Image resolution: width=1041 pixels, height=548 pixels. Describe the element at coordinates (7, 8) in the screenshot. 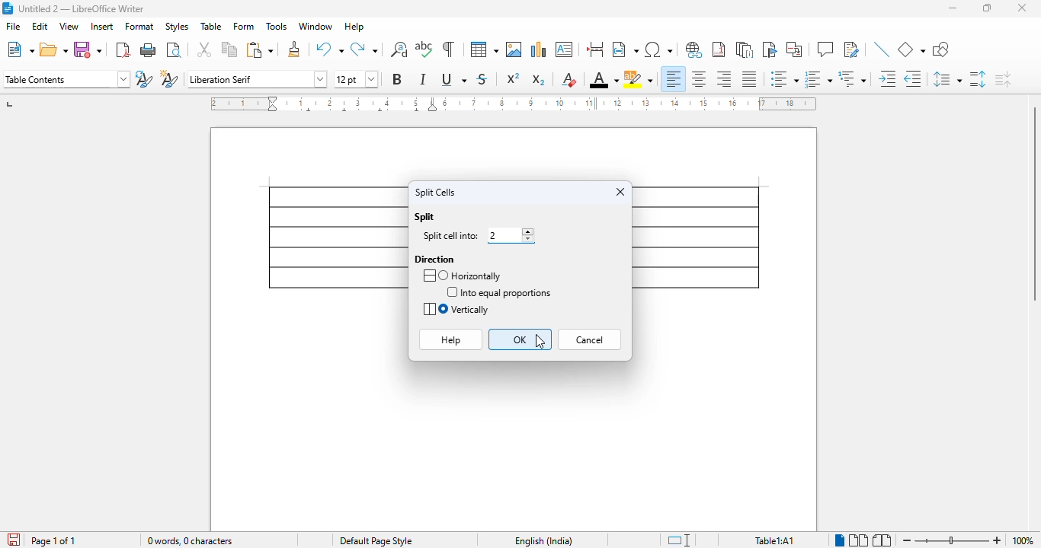

I see `logo` at that location.